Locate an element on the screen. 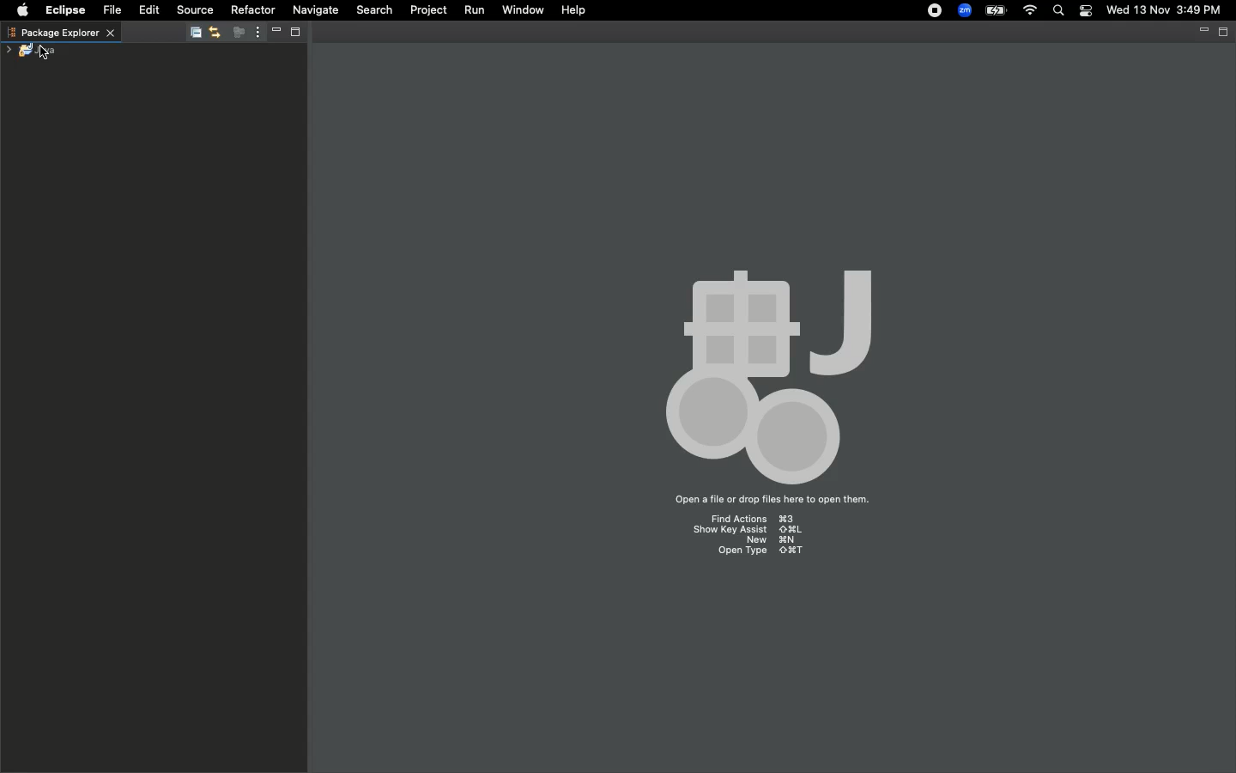 The width and height of the screenshot is (1236, 773). Source is located at coordinates (196, 10).